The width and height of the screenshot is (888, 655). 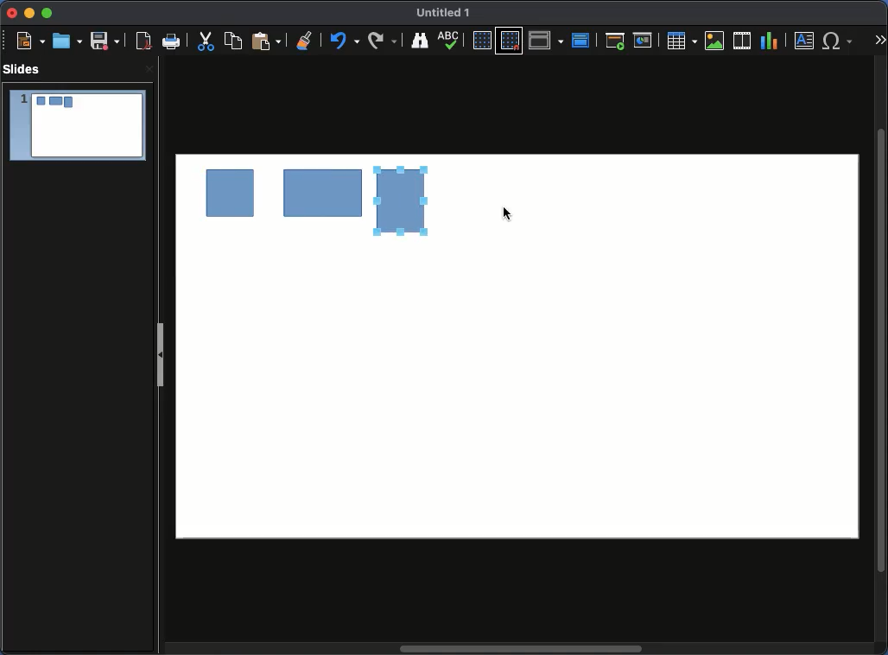 What do you see at coordinates (171, 40) in the screenshot?
I see `Print` at bounding box center [171, 40].